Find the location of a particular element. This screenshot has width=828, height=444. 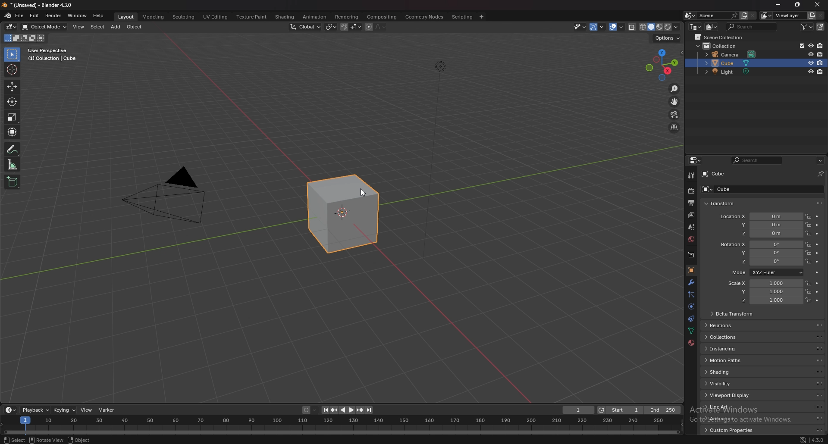

location x is located at coordinates (759, 216).